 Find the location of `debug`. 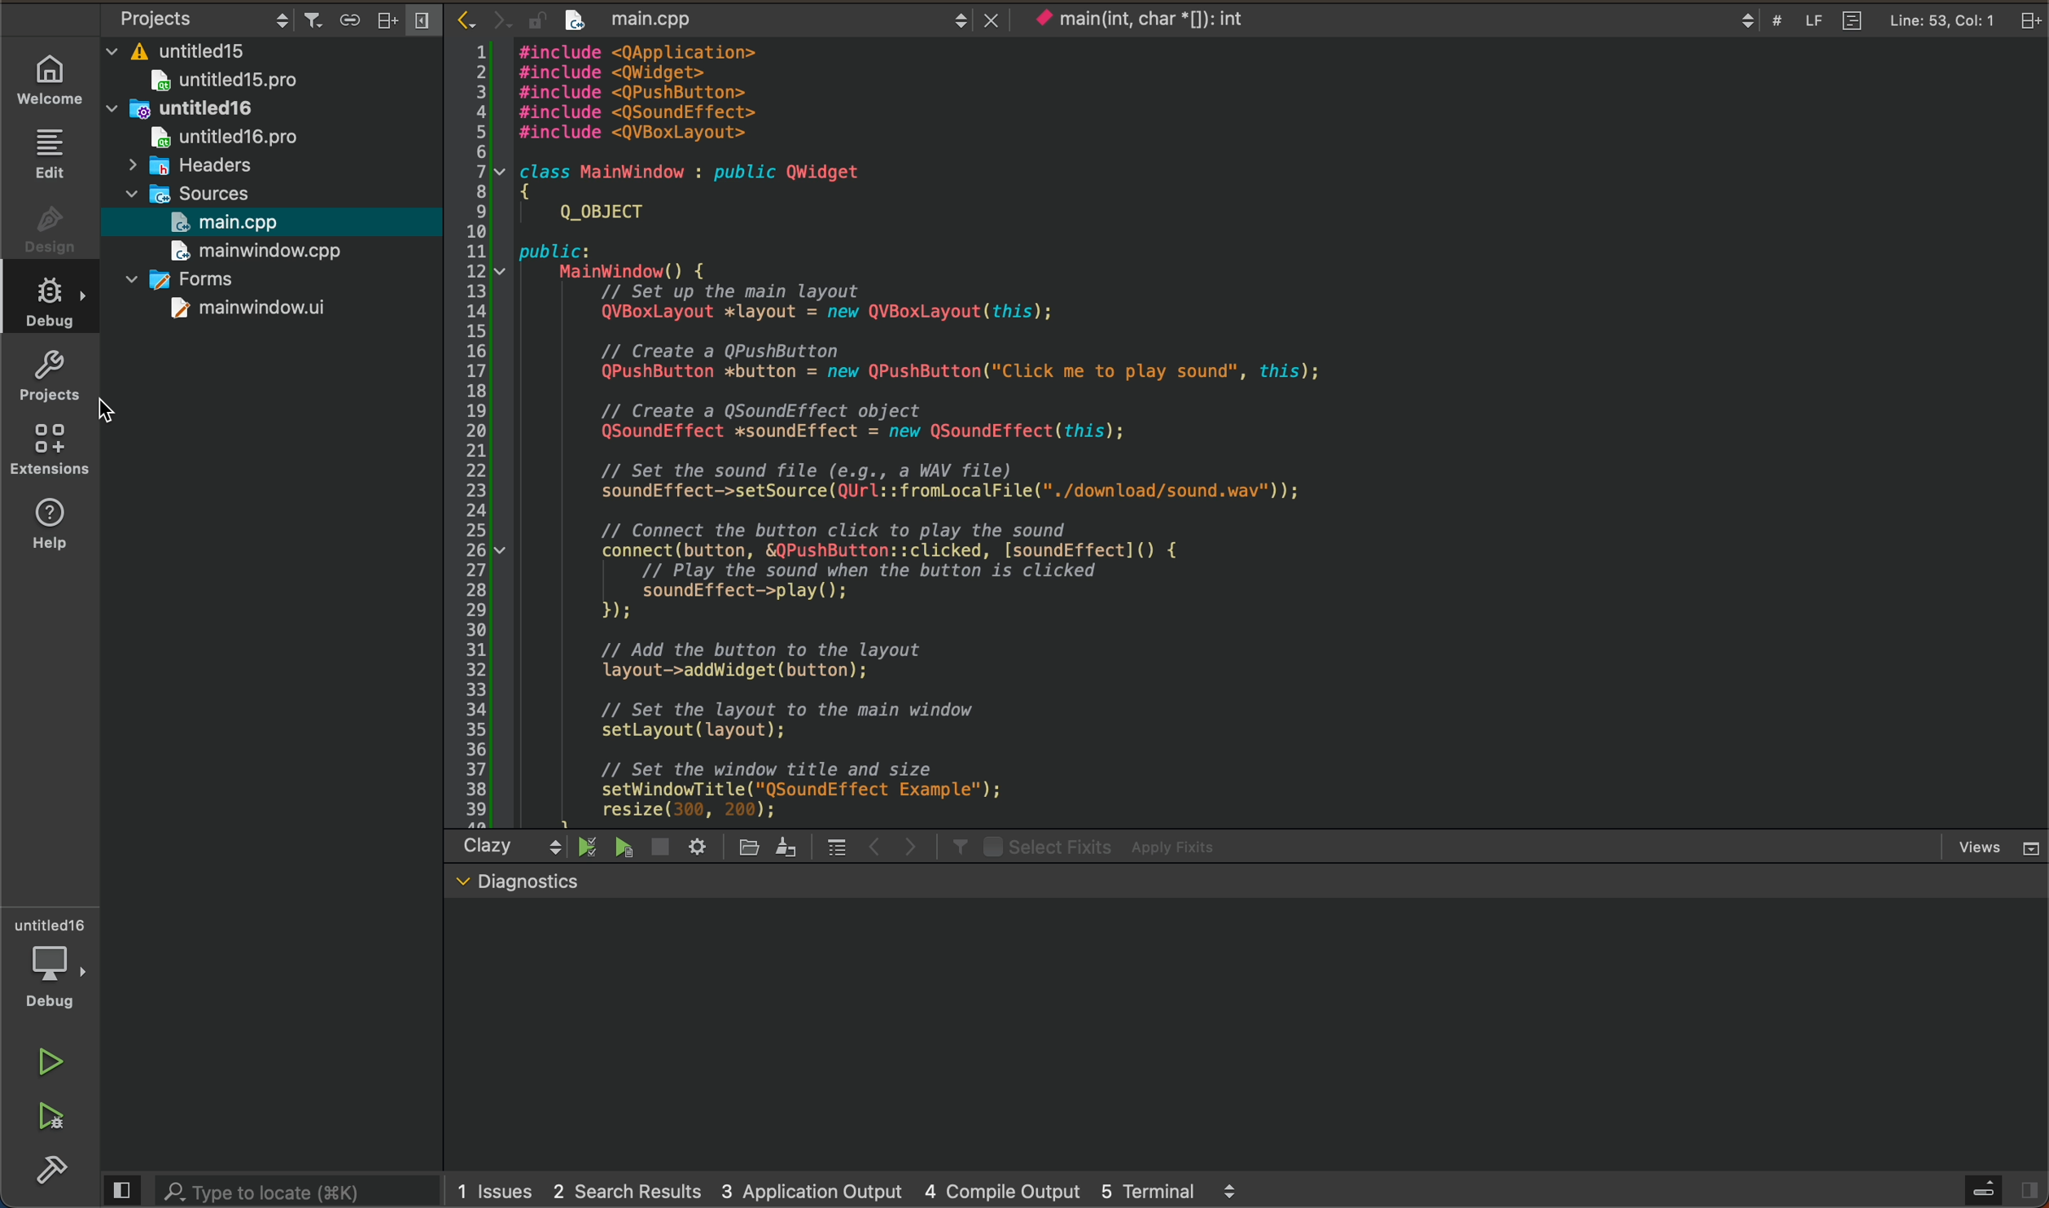

debug is located at coordinates (50, 304).